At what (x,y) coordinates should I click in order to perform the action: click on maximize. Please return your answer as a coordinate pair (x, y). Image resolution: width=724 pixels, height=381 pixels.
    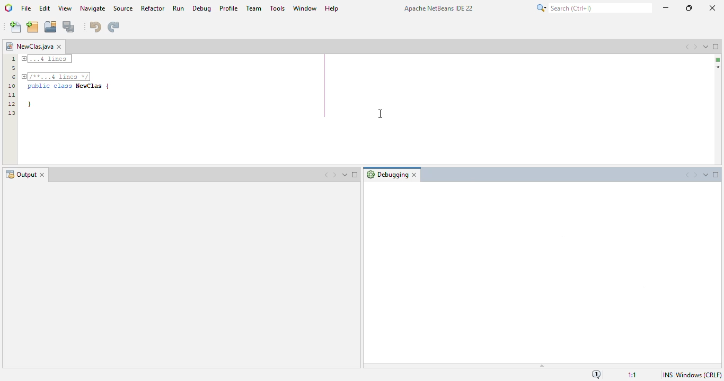
    Looking at the image, I should click on (689, 8).